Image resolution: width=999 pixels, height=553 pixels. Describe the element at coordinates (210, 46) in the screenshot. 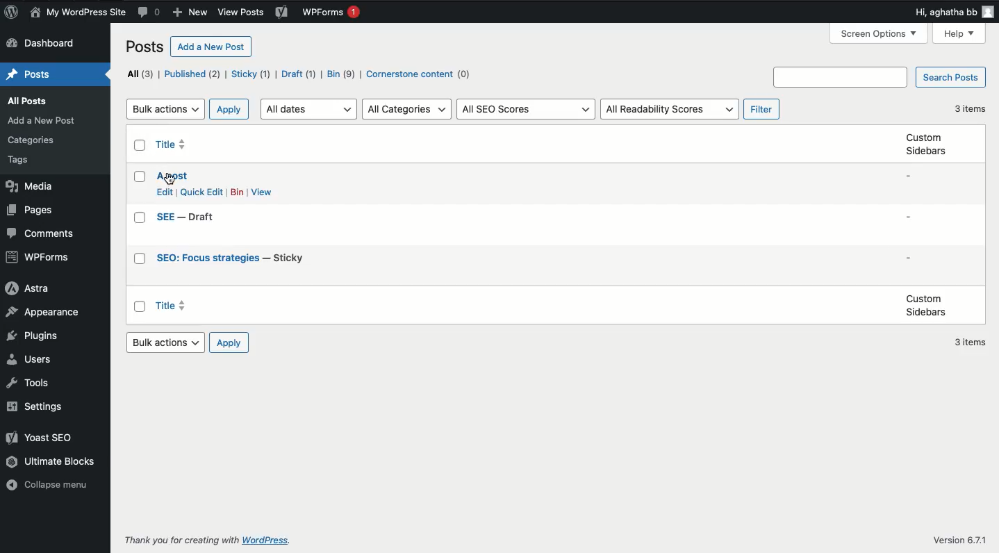

I see `Add a new post` at that location.